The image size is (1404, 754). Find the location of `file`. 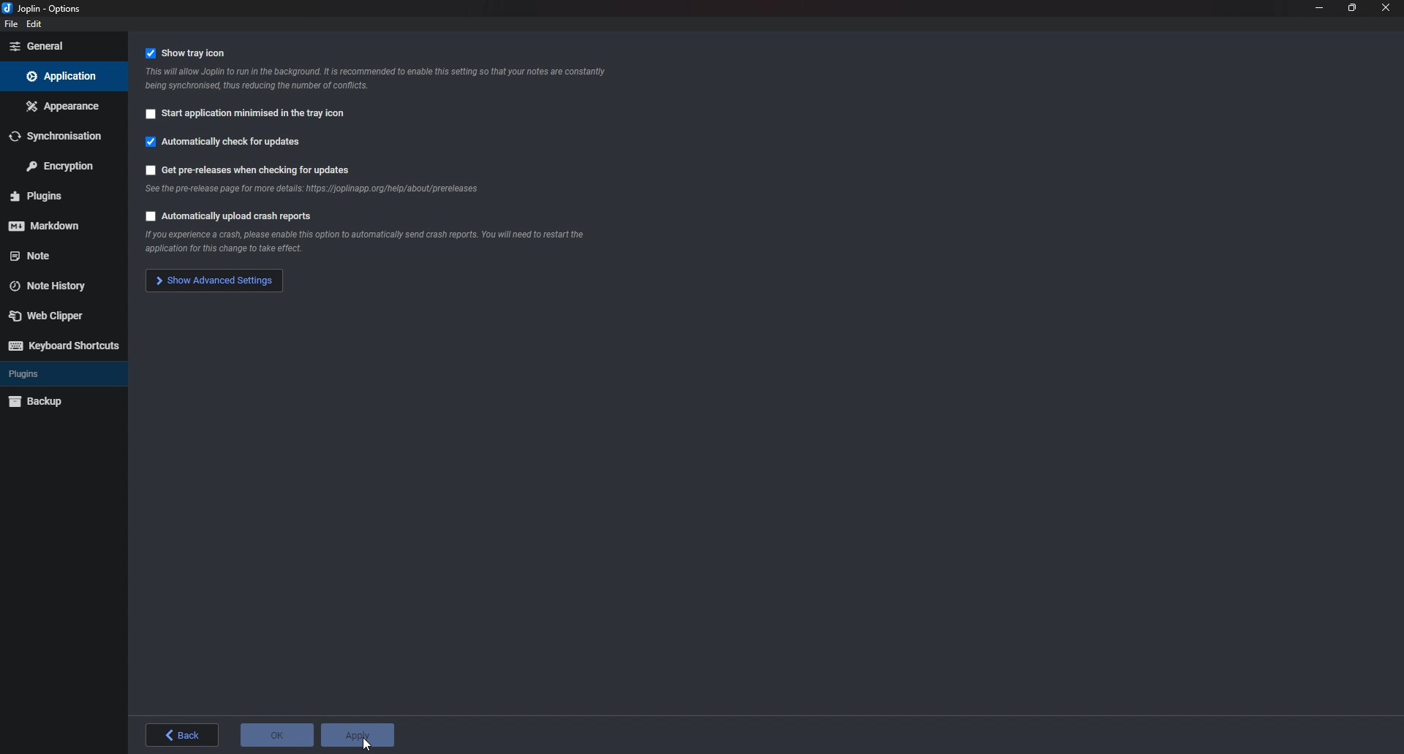

file is located at coordinates (10, 25).